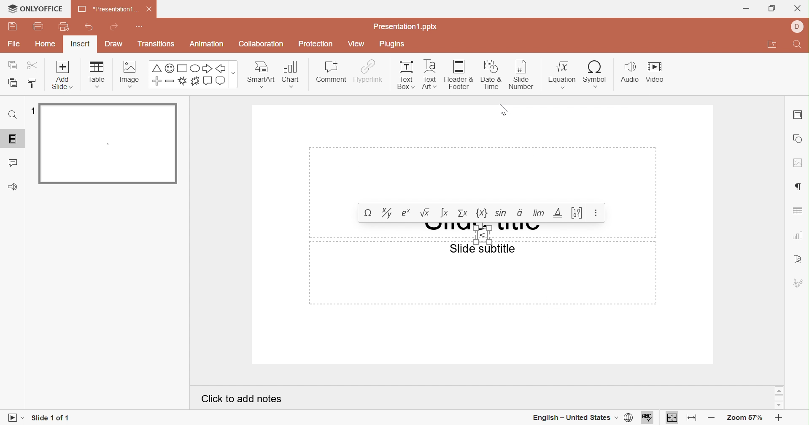 This screenshot has height=425, width=809. I want to click on Customize quick access toolbar, so click(139, 26).